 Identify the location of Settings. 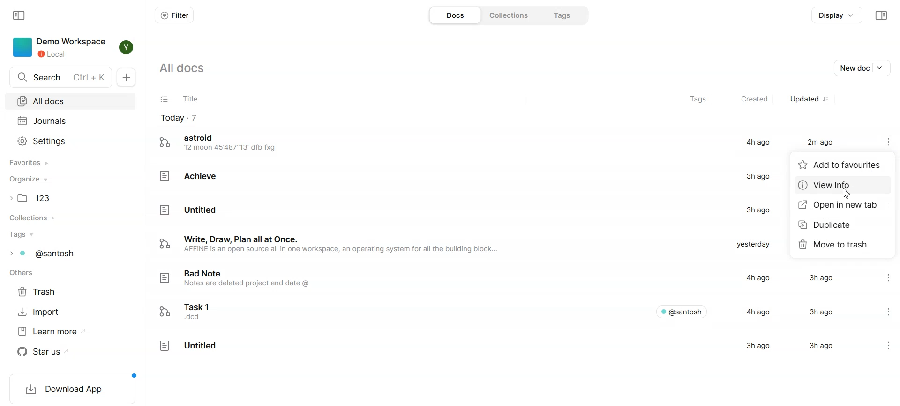
(881, 342).